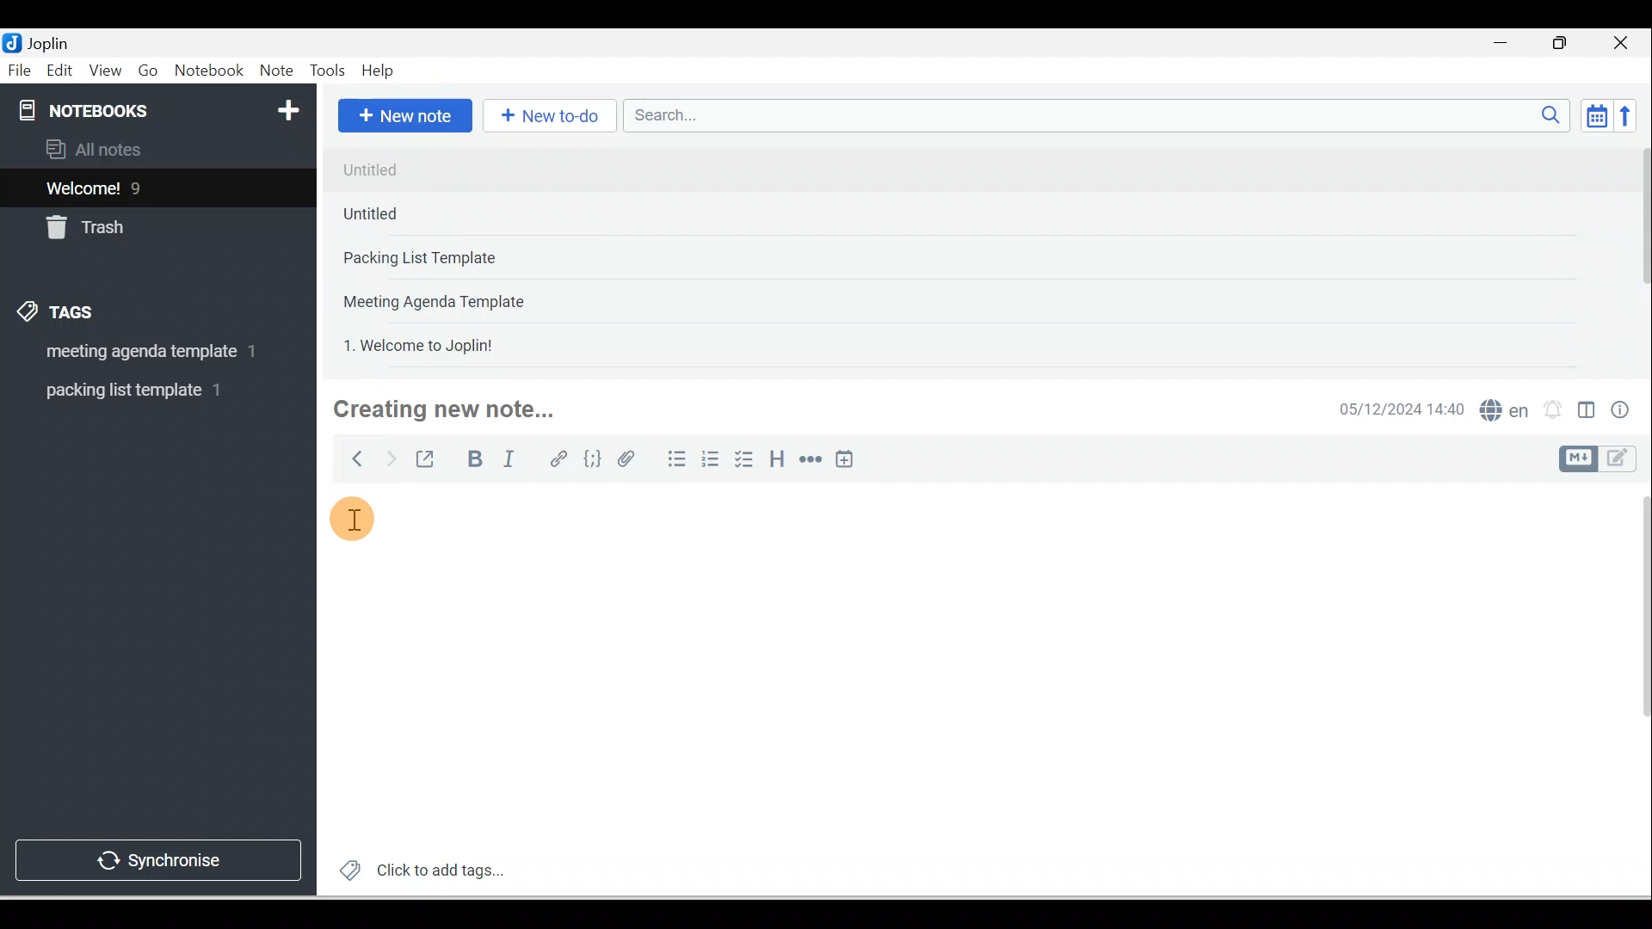  I want to click on Toggle editor layout, so click(1604, 459).